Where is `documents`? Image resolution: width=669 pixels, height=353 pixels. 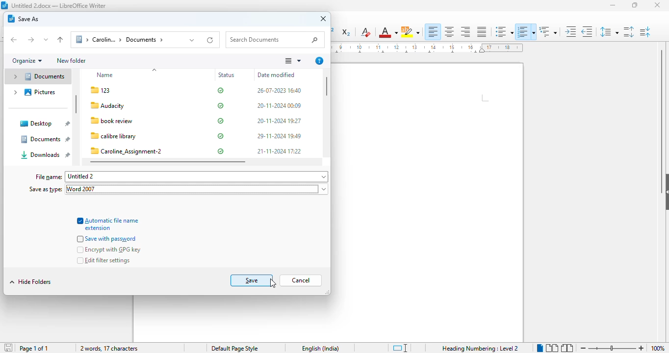
documents is located at coordinates (126, 40).